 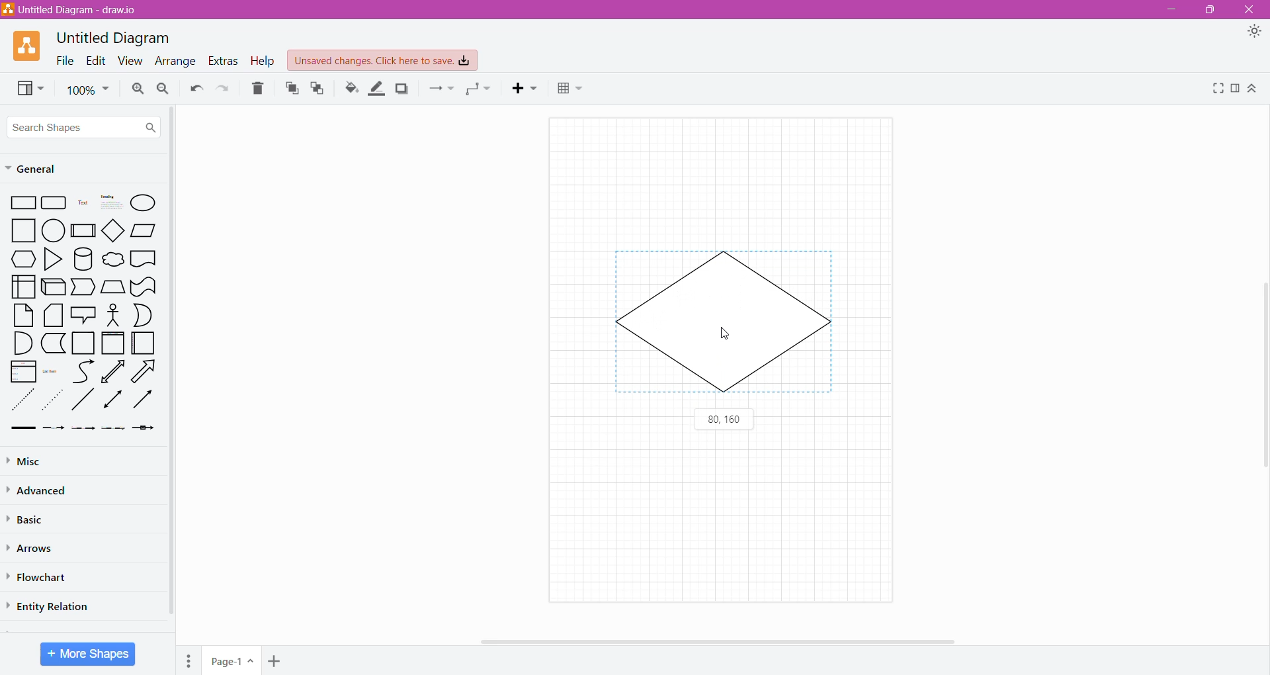 What do you see at coordinates (727, 336) in the screenshot?
I see `Cursor Position` at bounding box center [727, 336].